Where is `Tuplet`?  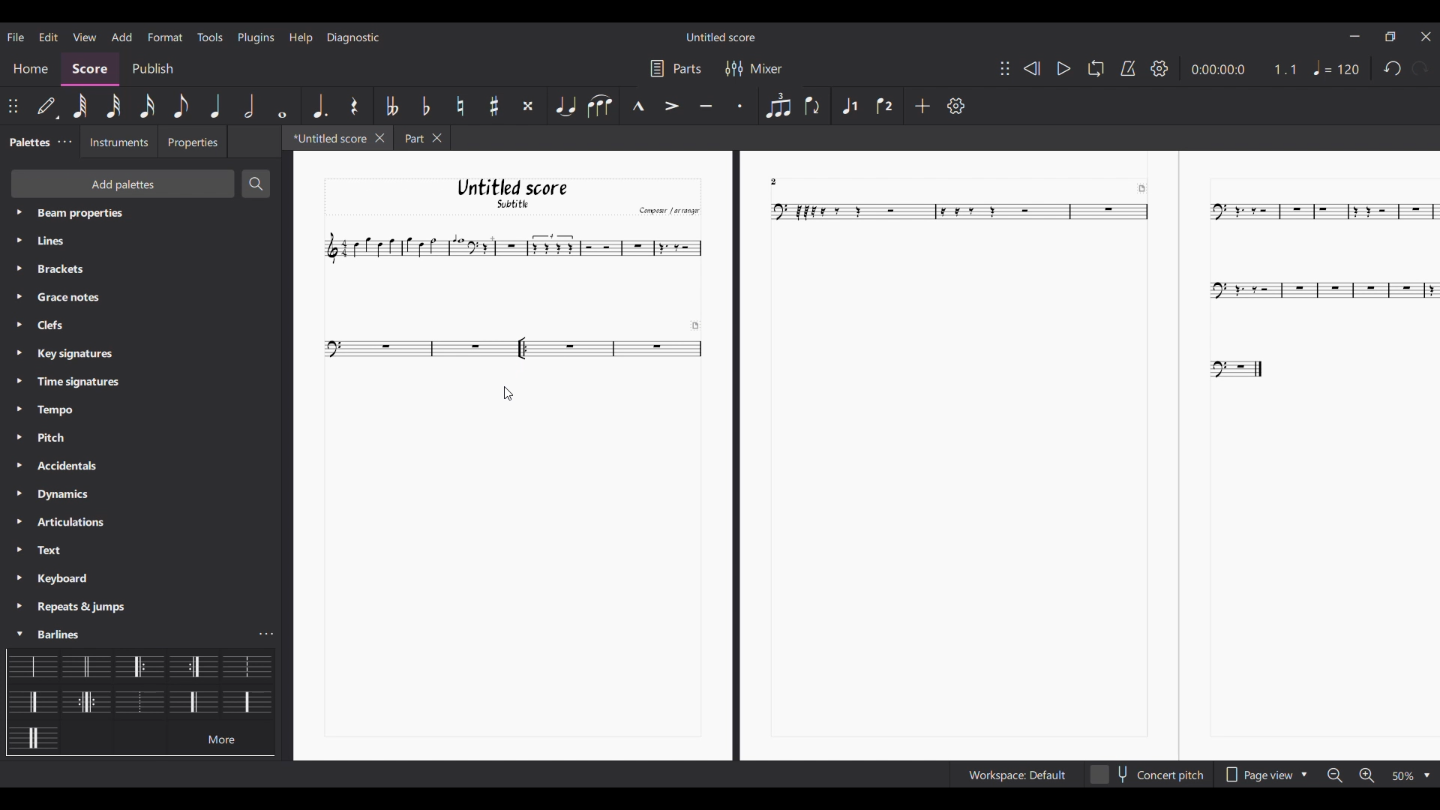 Tuplet is located at coordinates (778, 106).